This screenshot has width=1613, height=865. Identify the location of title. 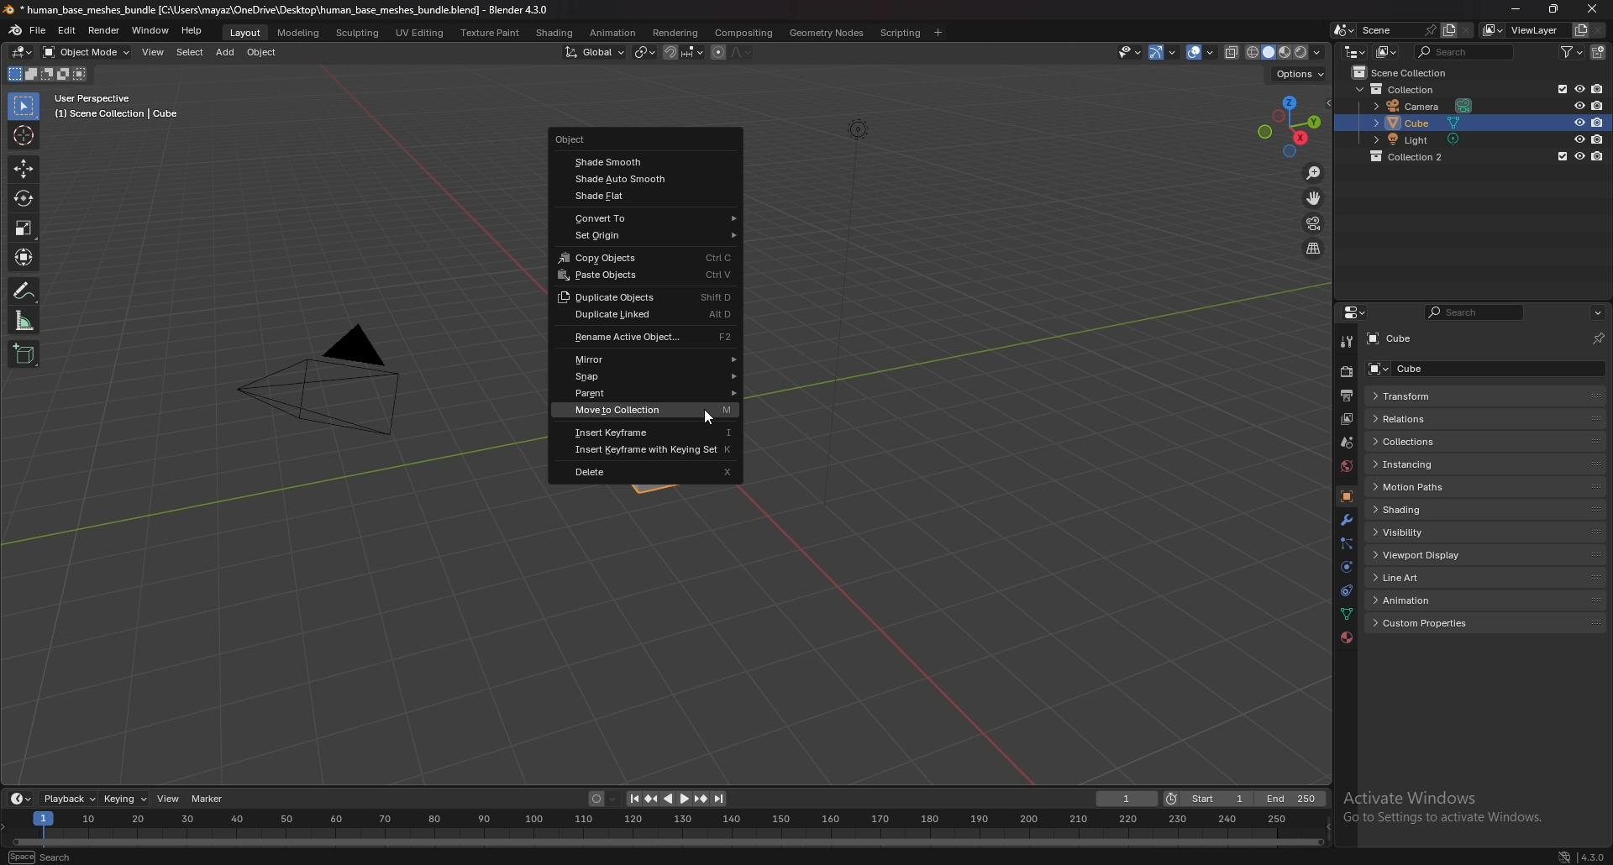
(278, 10).